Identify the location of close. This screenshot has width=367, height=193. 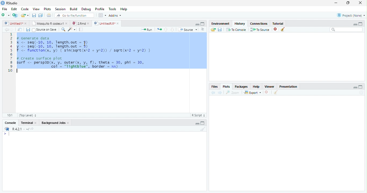
(26, 23).